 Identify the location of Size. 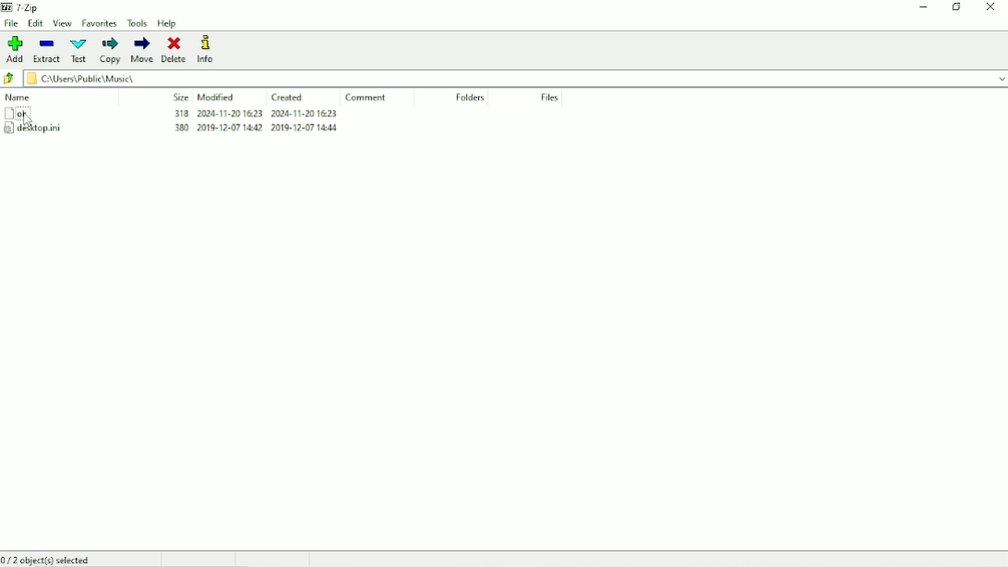
(181, 98).